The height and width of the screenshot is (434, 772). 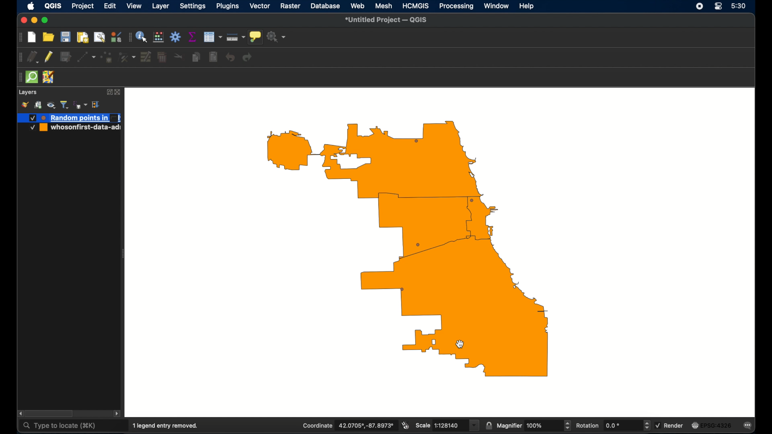 I want to click on settings, so click(x=194, y=6).